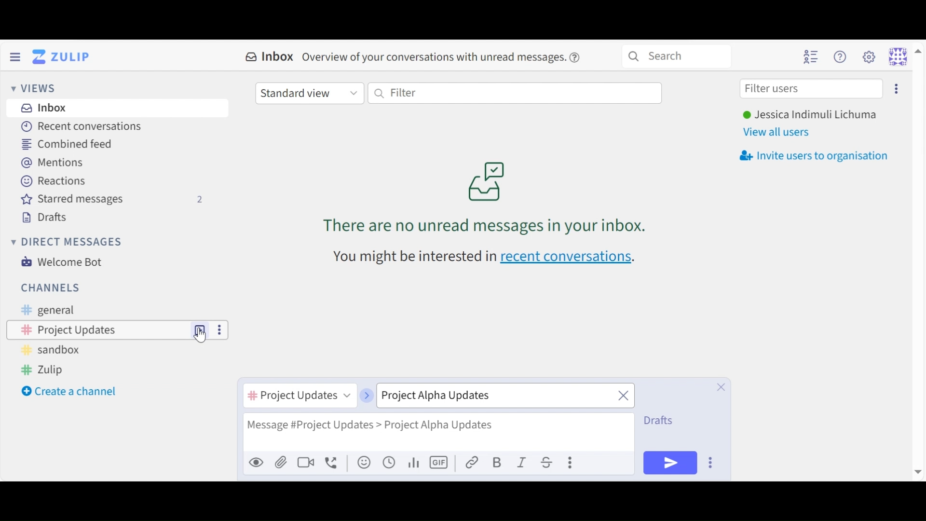 This screenshot has height=521, width=926. What do you see at coordinates (869, 56) in the screenshot?
I see `Settings menu` at bounding box center [869, 56].